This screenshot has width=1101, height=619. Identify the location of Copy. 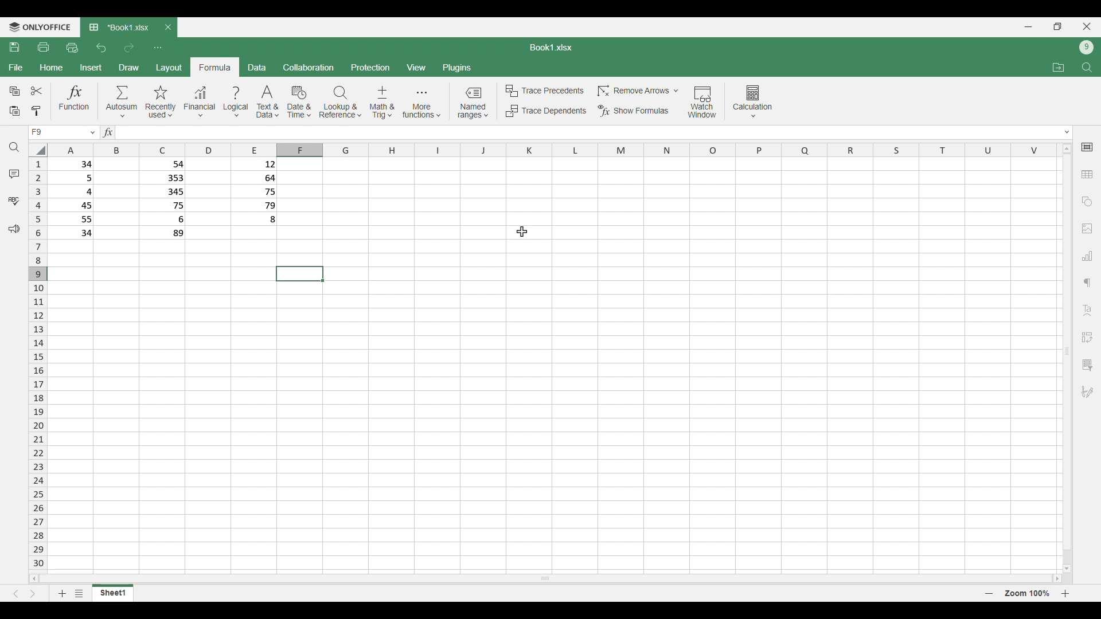
(14, 91).